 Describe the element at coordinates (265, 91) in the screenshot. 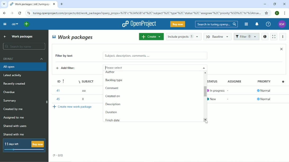

I see `Normal` at that location.